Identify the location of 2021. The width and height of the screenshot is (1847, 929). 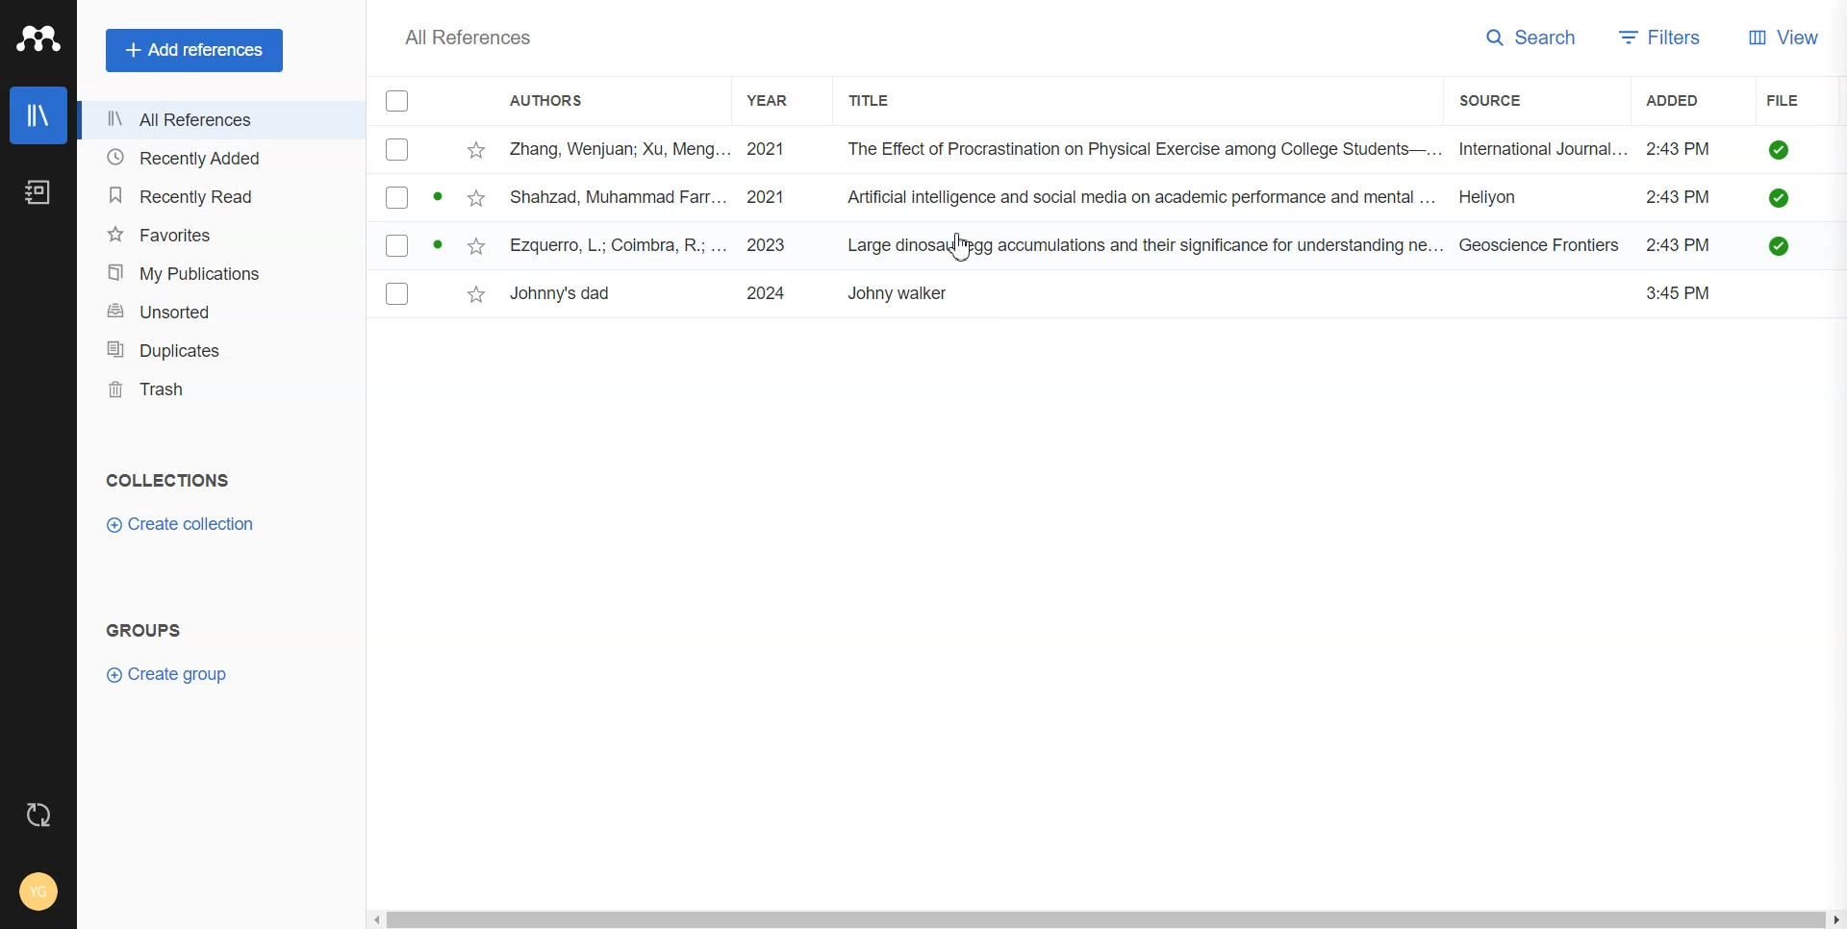
(763, 196).